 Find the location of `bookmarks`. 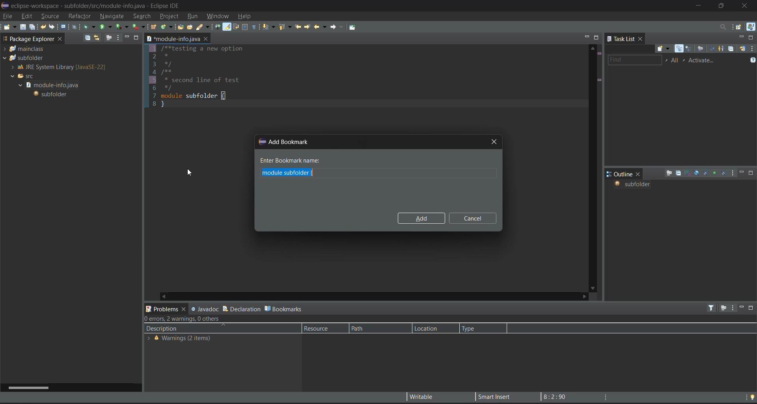

bookmarks is located at coordinates (284, 308).